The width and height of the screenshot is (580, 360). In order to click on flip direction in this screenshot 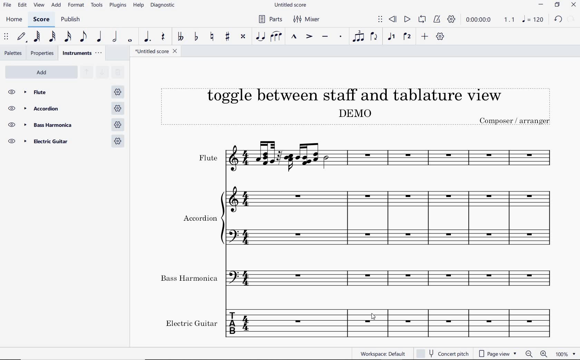, I will do `click(376, 38)`.